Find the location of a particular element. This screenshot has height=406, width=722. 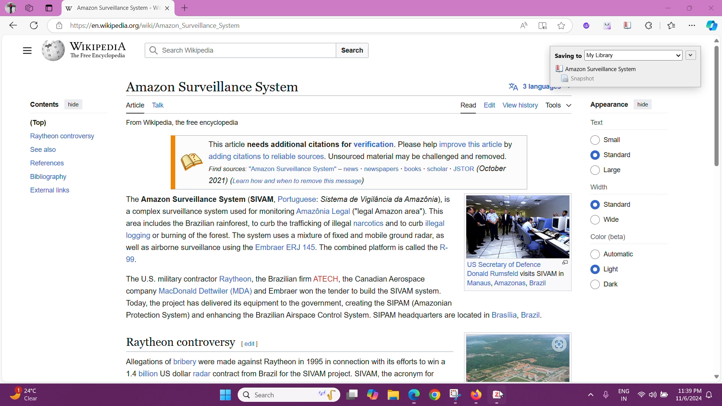

(7) Small is located at coordinates (614, 139).